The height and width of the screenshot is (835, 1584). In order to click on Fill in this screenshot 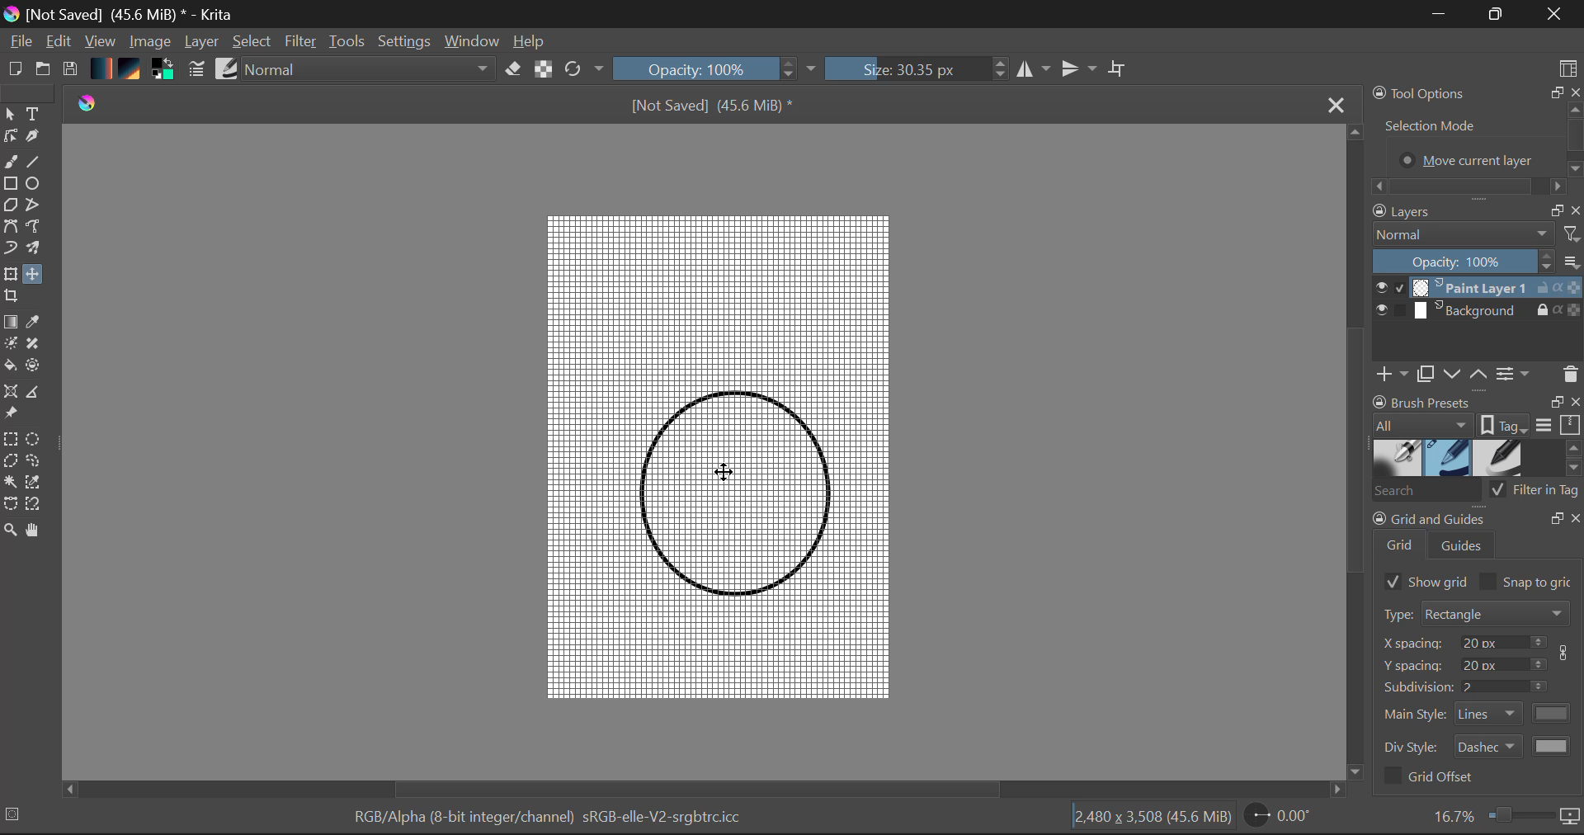, I will do `click(10, 366)`.